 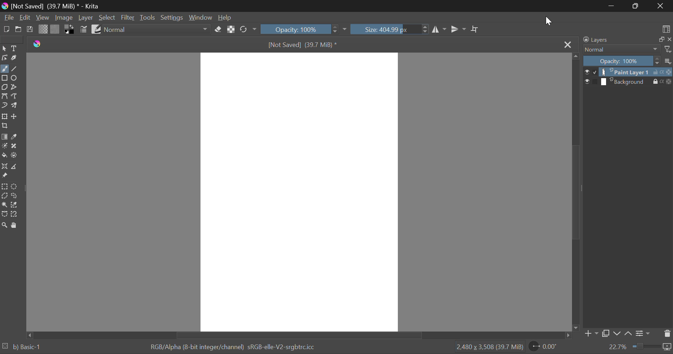 What do you see at coordinates (390, 29) in the screenshot?
I see `Brush Size 15.18px` at bounding box center [390, 29].